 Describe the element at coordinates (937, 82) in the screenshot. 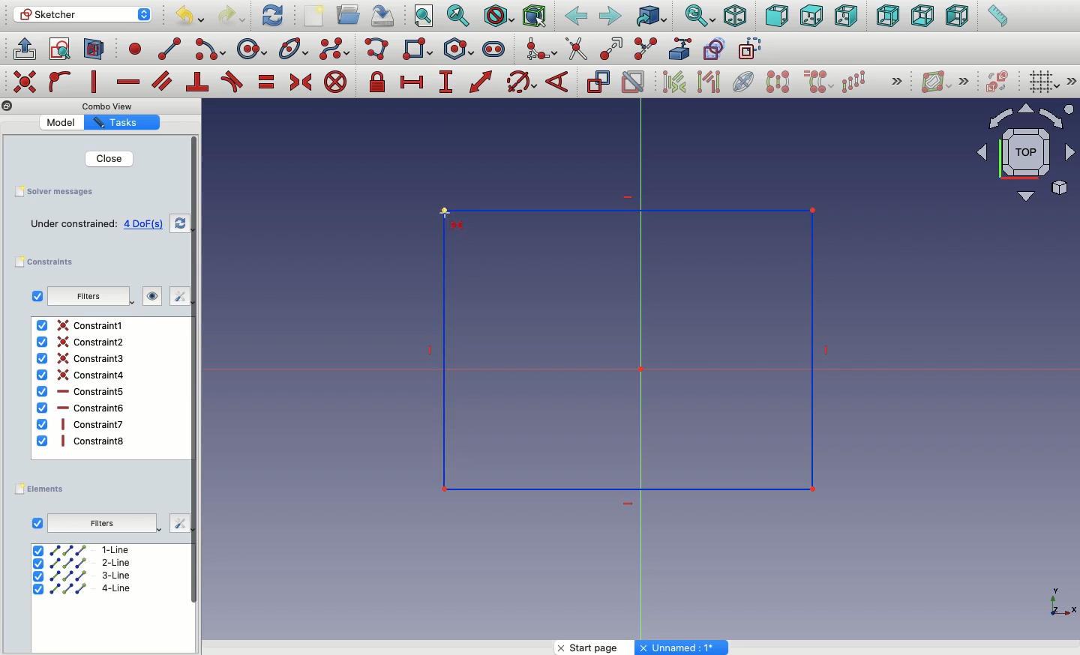

I see `Show hide B spline information layer` at that location.